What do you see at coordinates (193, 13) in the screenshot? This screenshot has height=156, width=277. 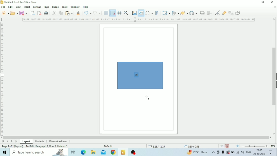 I see `Select at least three objects to distribute` at bounding box center [193, 13].